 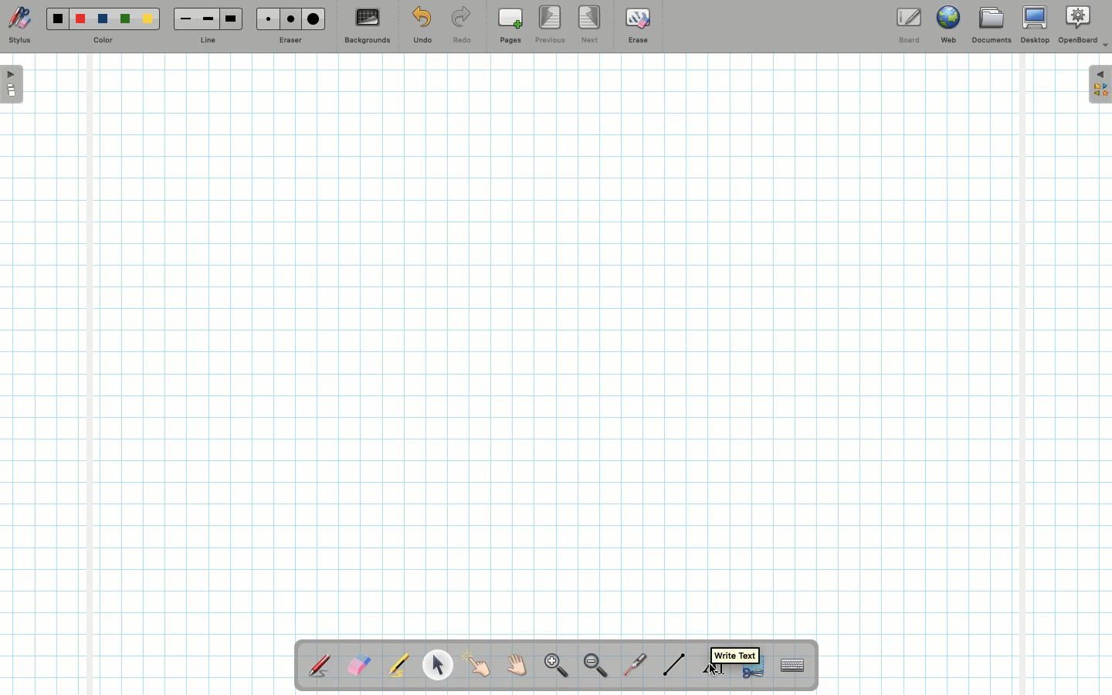 What do you see at coordinates (674, 664) in the screenshot?
I see `Line` at bounding box center [674, 664].